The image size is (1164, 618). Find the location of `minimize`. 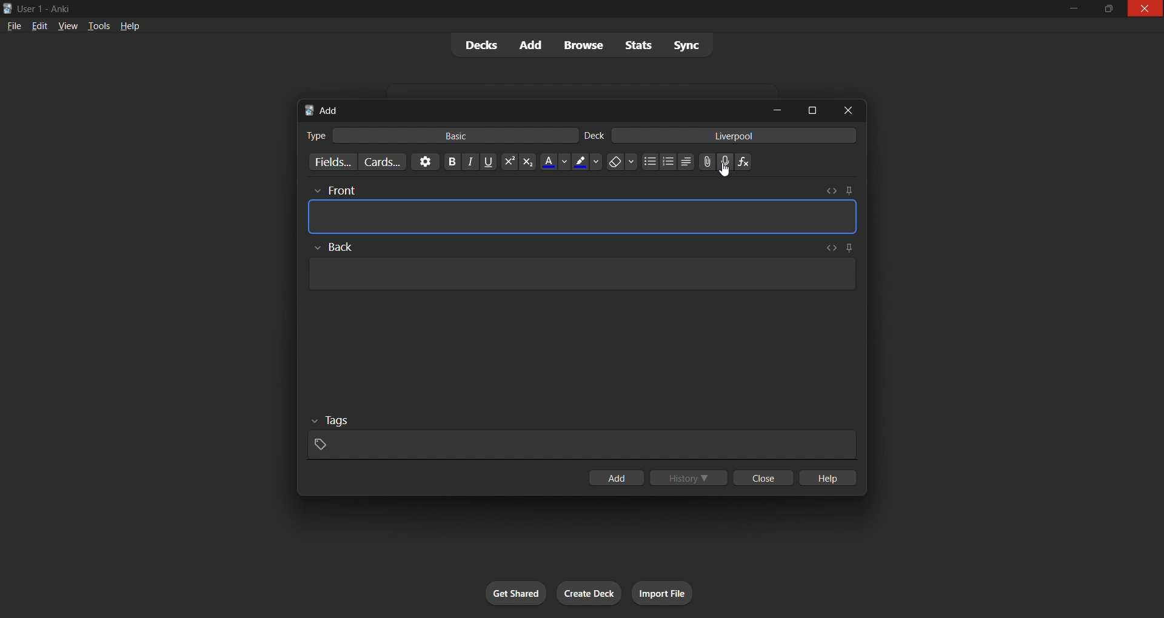

minimize is located at coordinates (1073, 8).